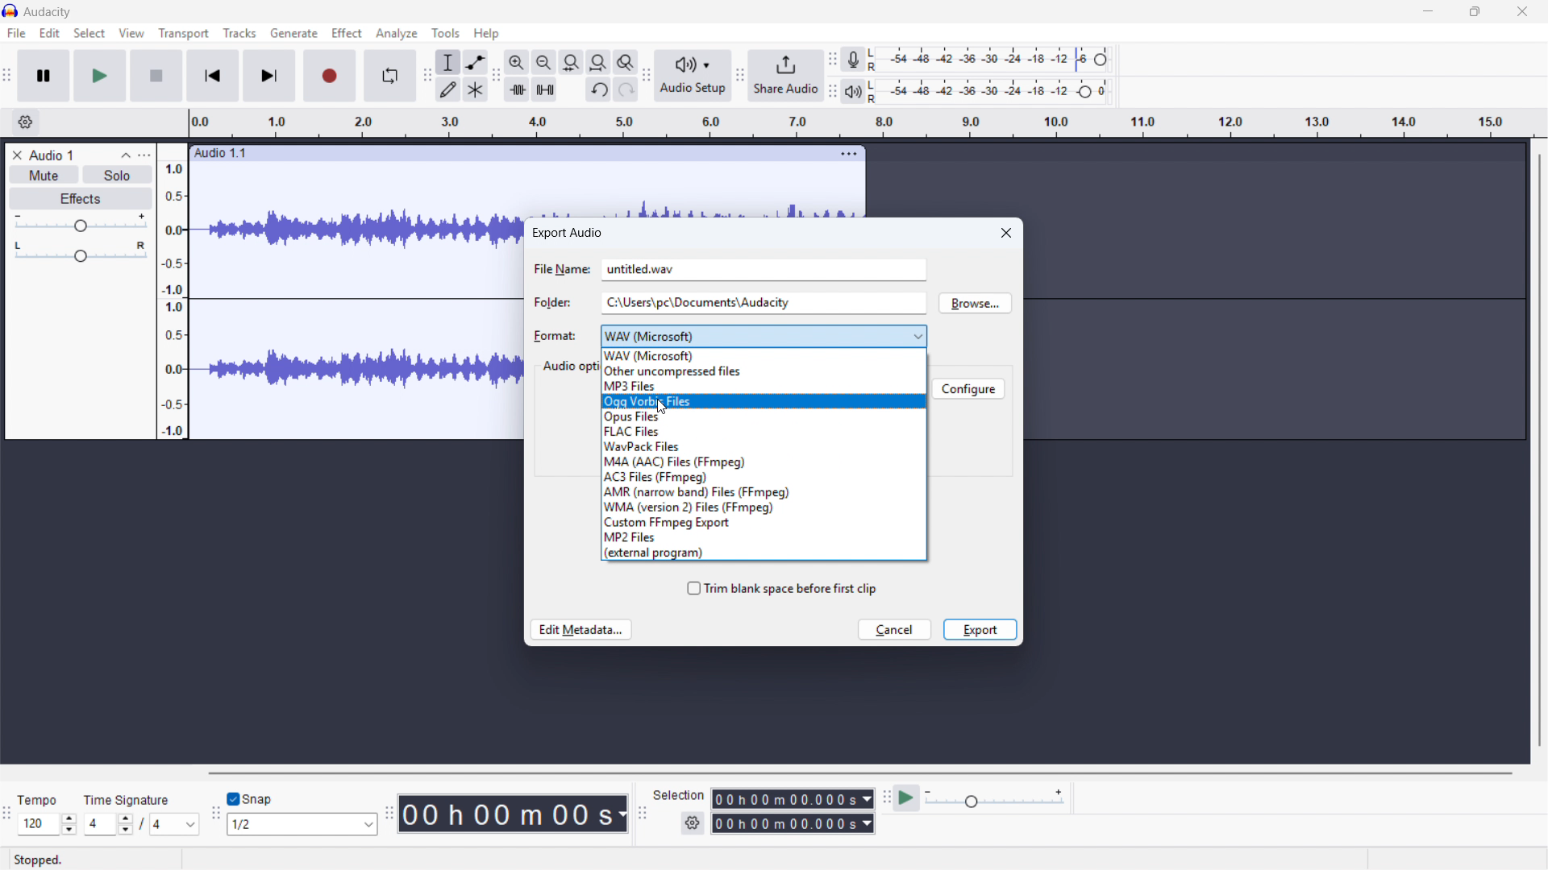 The height and width of the screenshot is (870, 1548). Describe the element at coordinates (116, 175) in the screenshot. I see `Solo ` at that location.